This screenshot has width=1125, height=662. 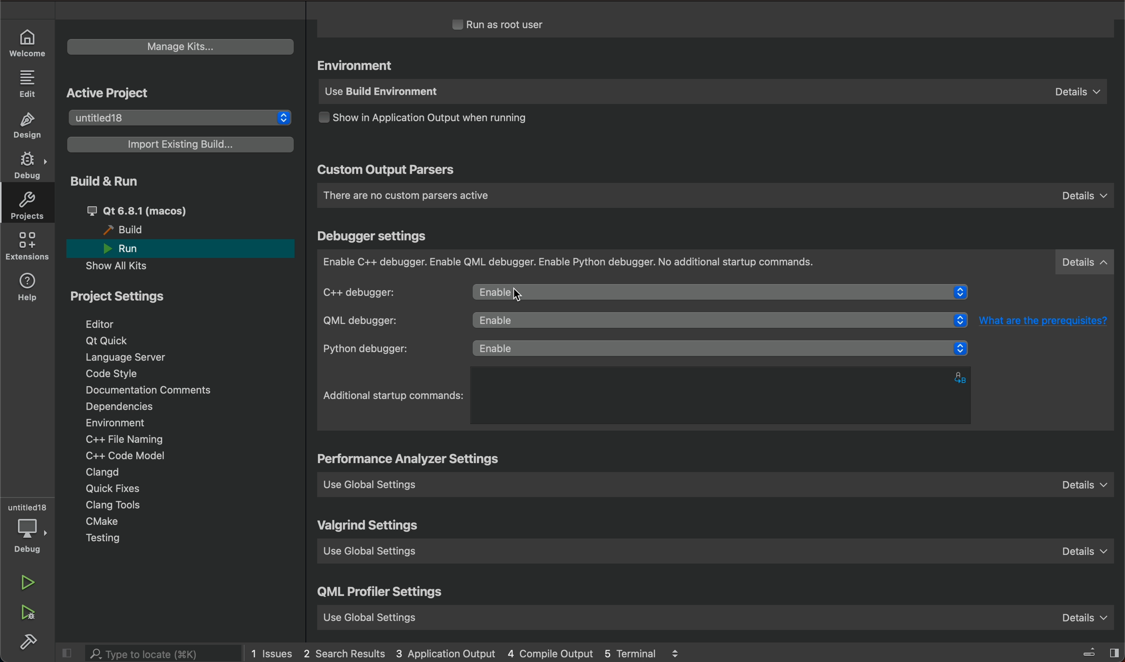 I want to click on environment, so click(x=115, y=423).